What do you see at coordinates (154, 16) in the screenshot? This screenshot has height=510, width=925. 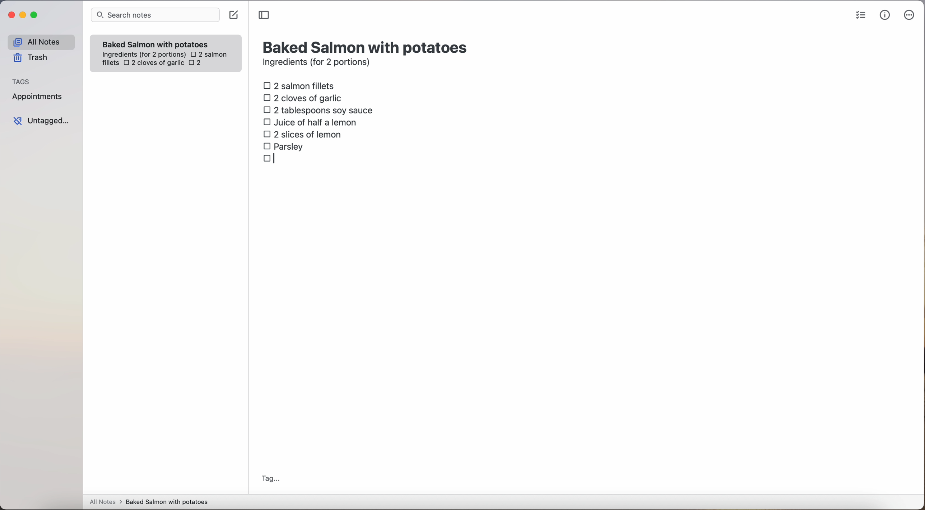 I see `search bar` at bounding box center [154, 16].